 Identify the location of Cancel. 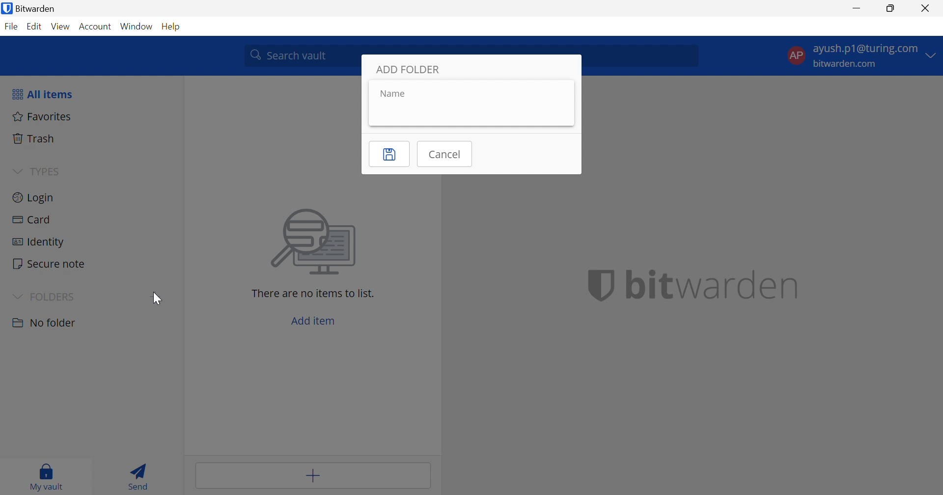
(444, 154).